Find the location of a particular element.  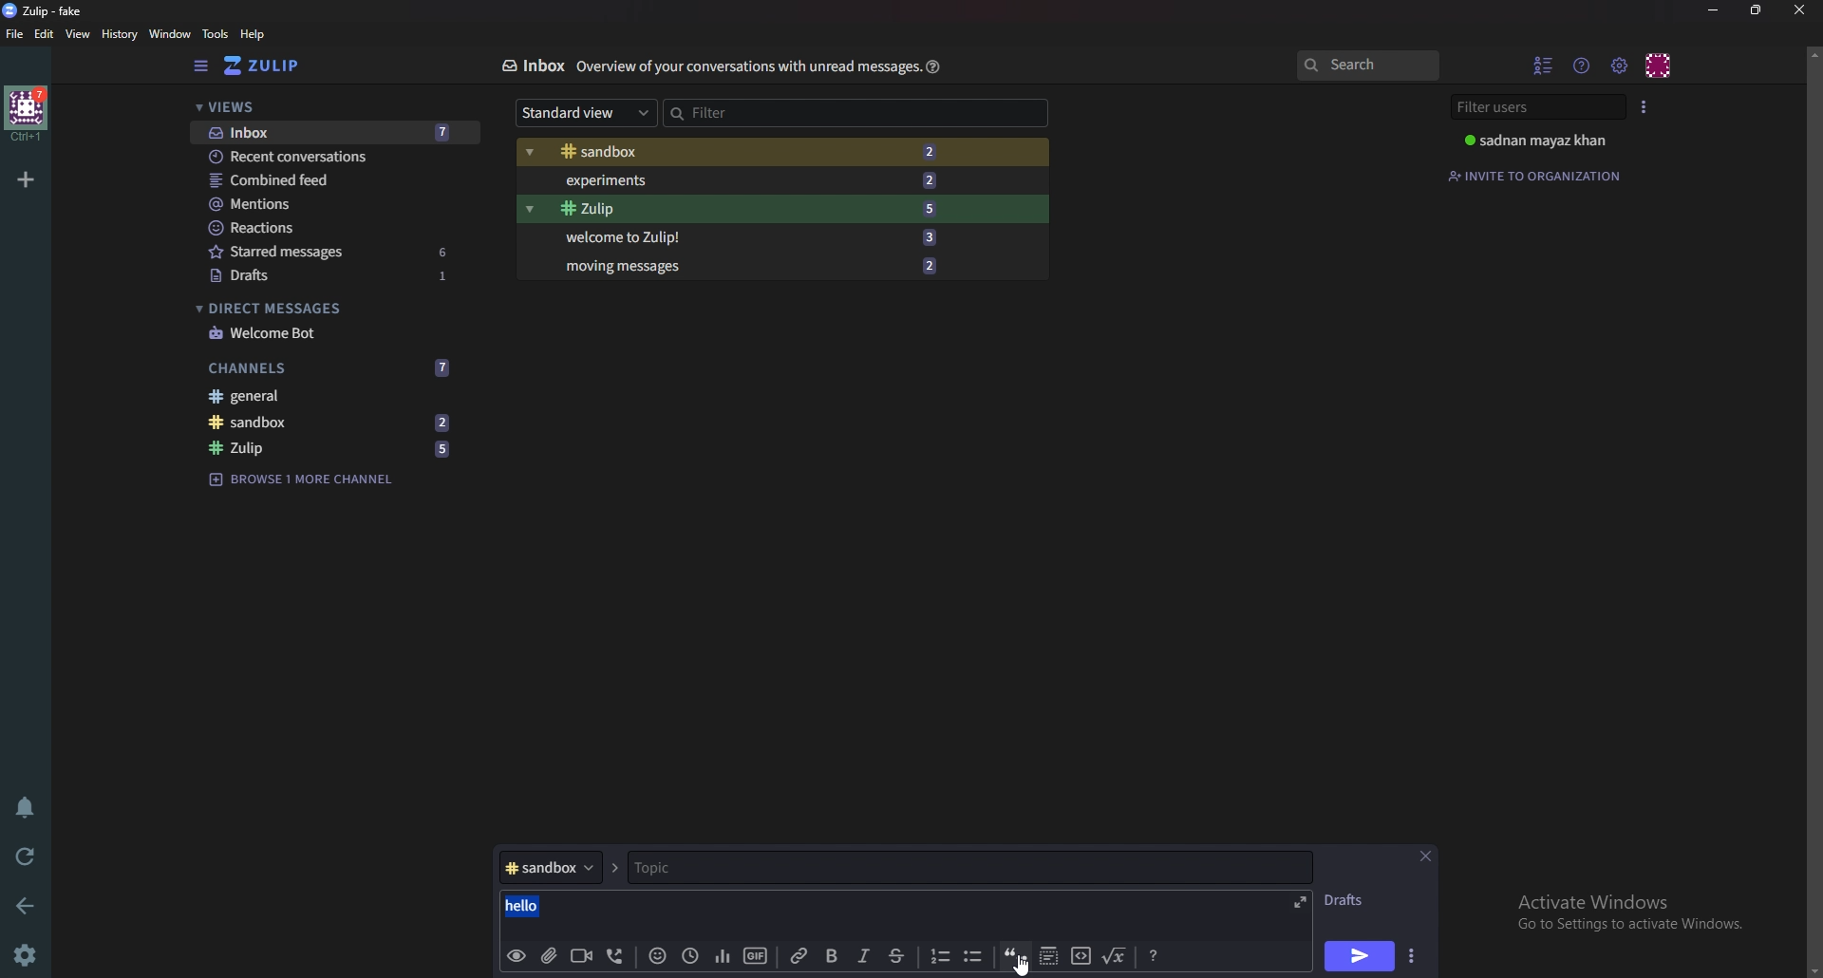

2  is located at coordinates (934, 151).